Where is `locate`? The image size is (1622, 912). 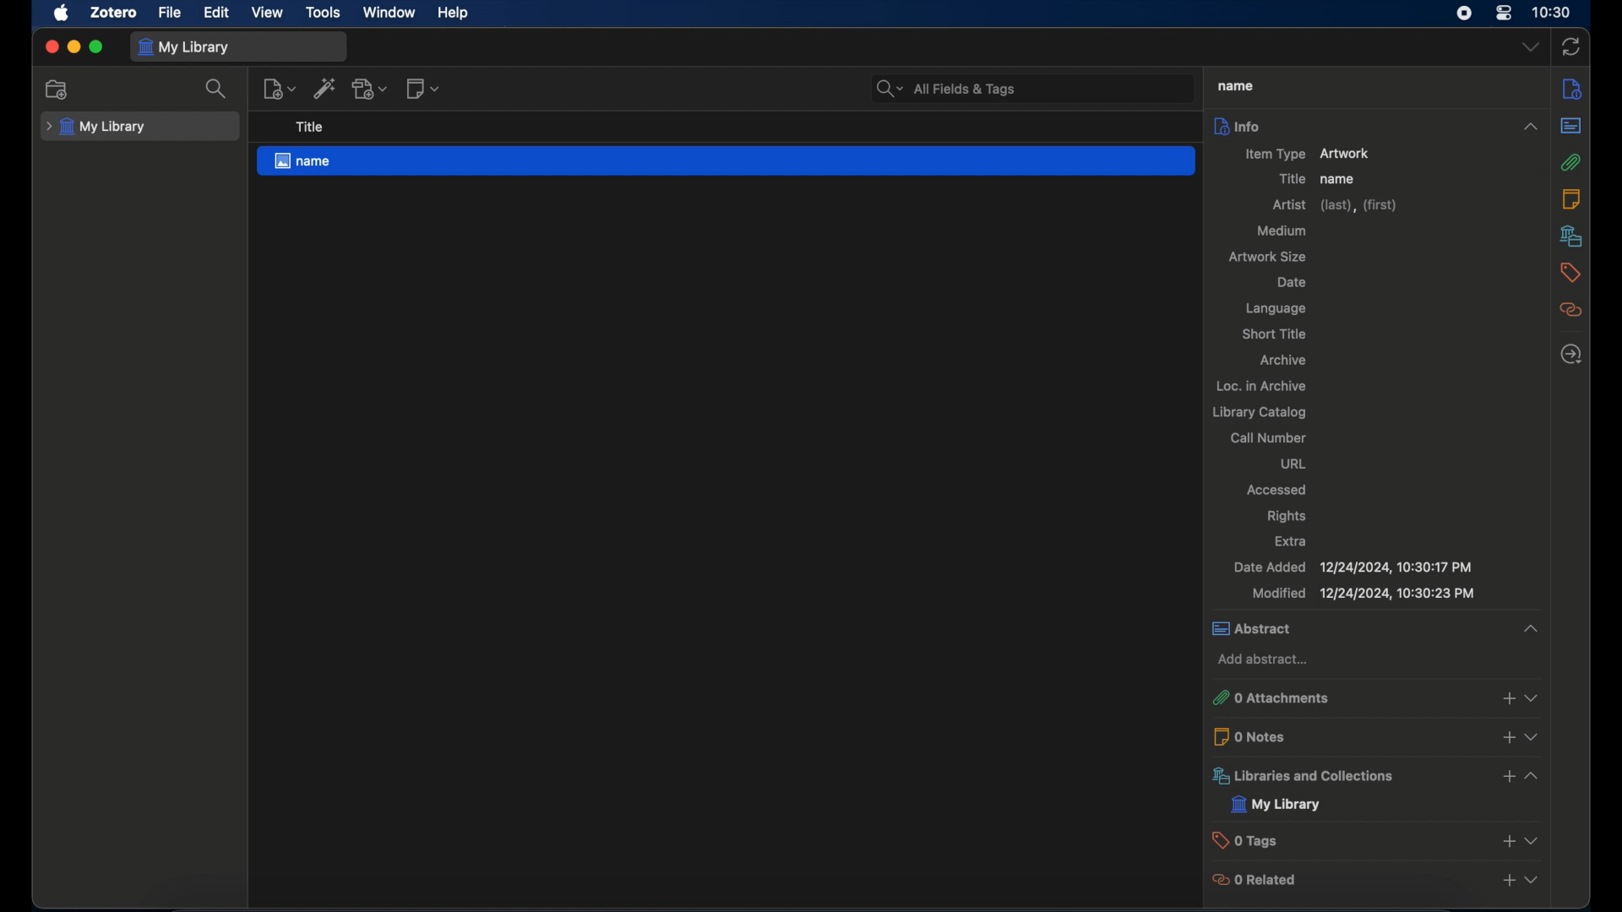 locate is located at coordinates (1572, 356).